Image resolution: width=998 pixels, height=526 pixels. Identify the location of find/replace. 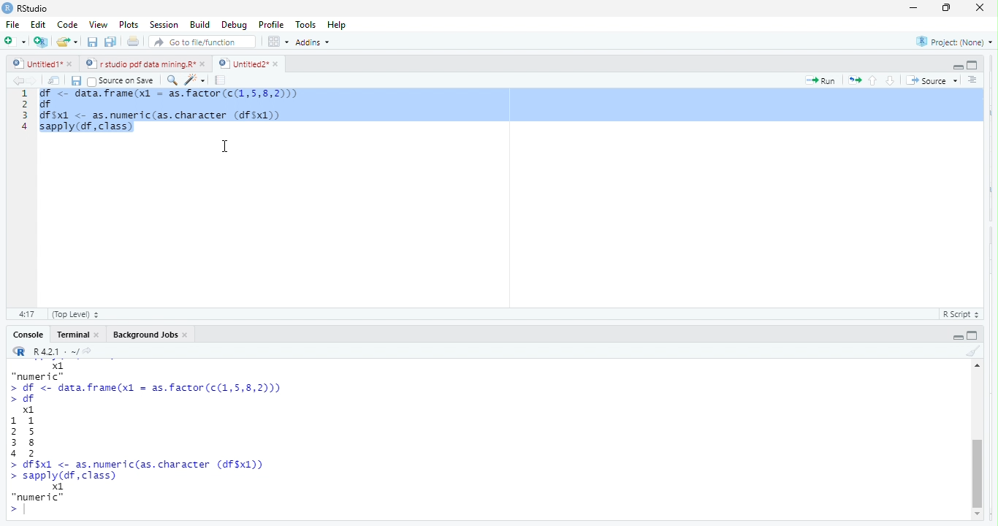
(174, 82).